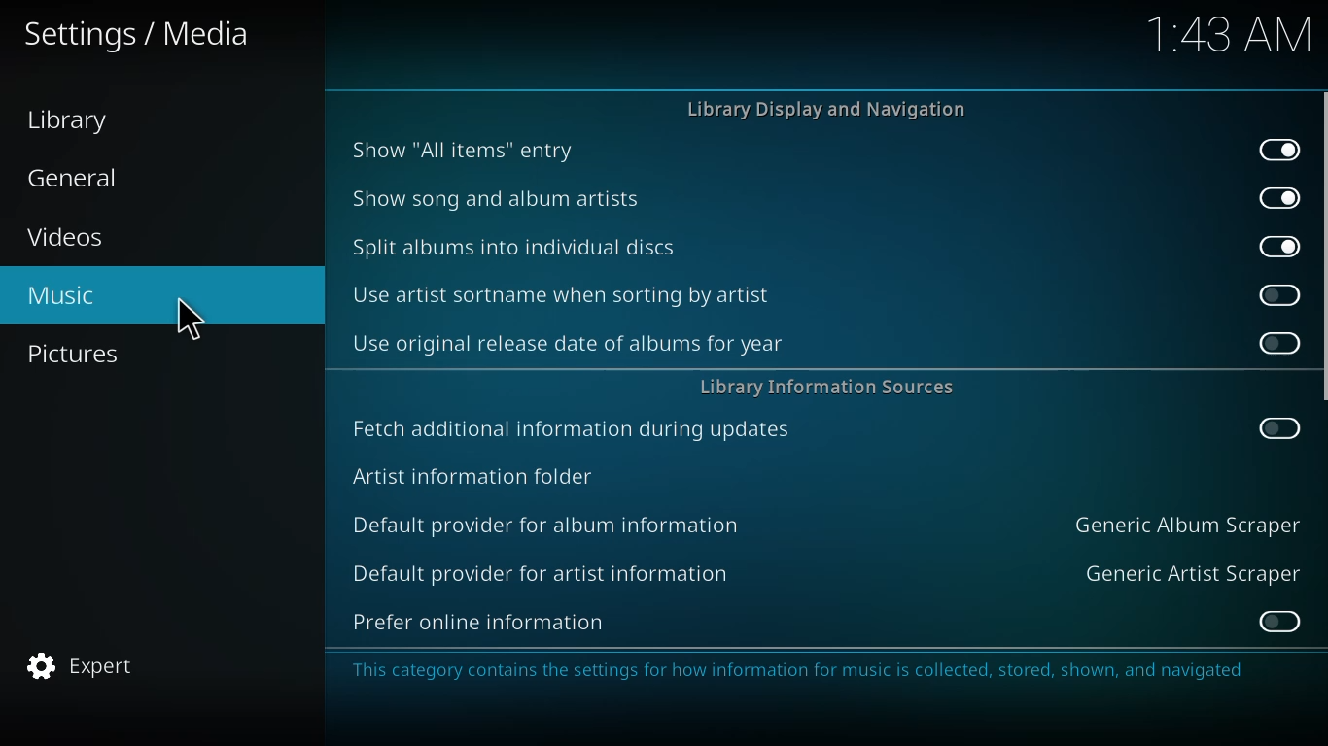  What do you see at coordinates (576, 429) in the screenshot?
I see `fetch additional info` at bounding box center [576, 429].